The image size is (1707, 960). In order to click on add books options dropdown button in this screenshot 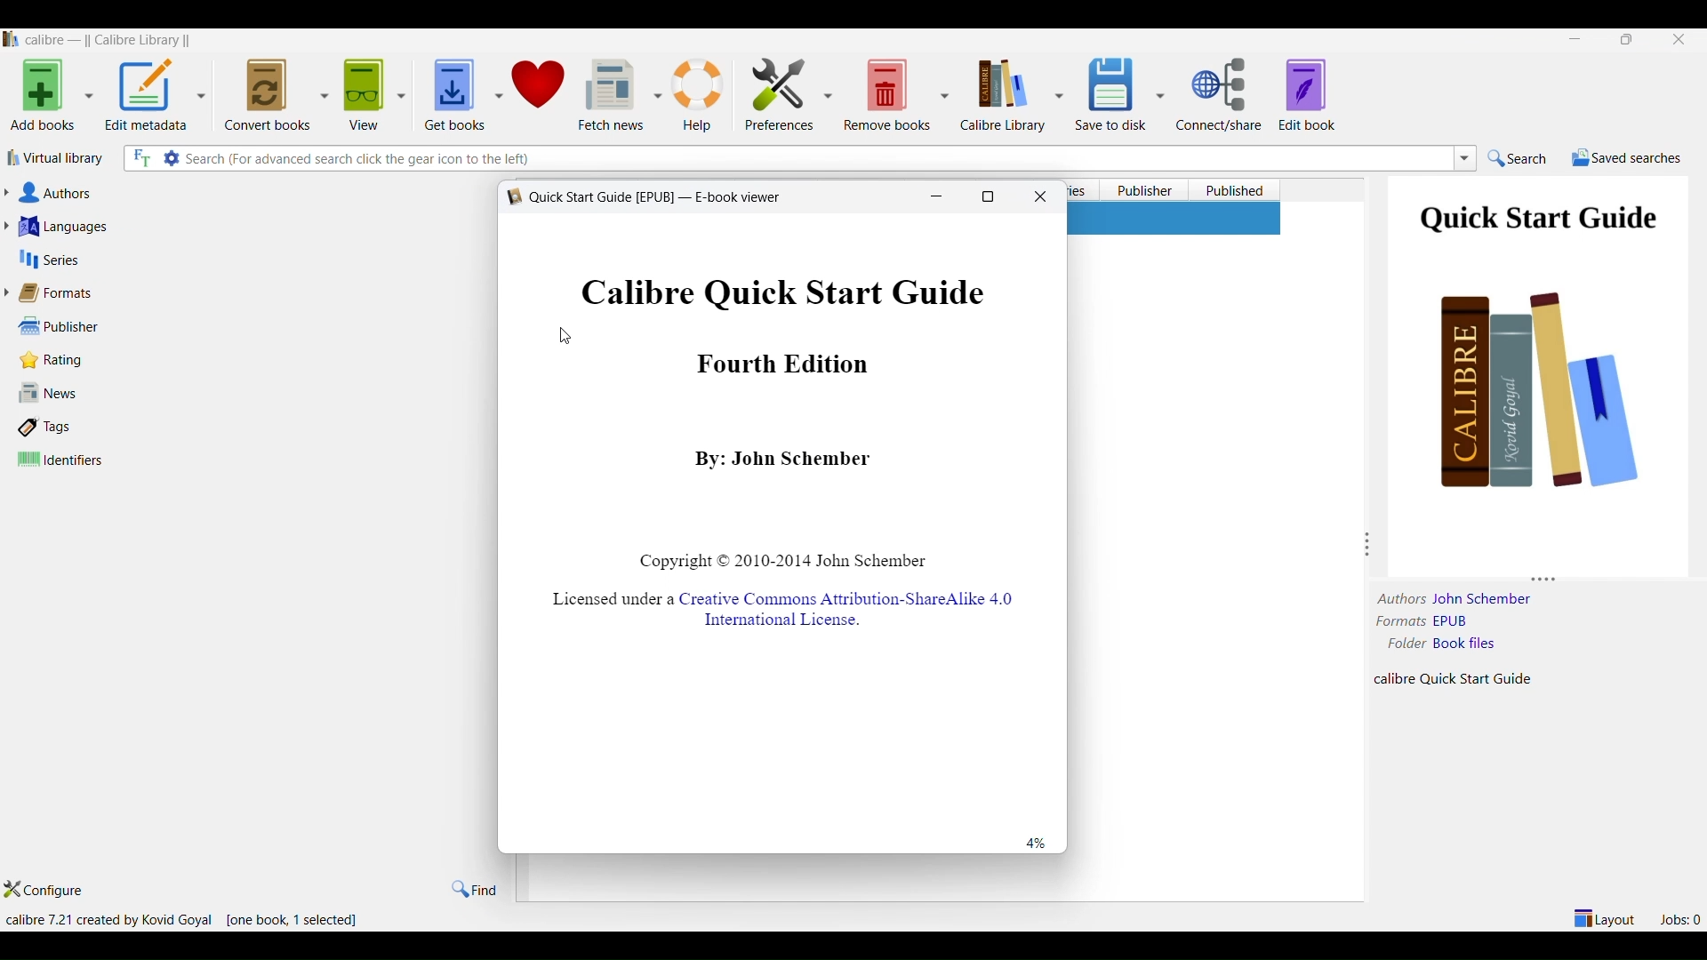, I will do `click(88, 97)`.